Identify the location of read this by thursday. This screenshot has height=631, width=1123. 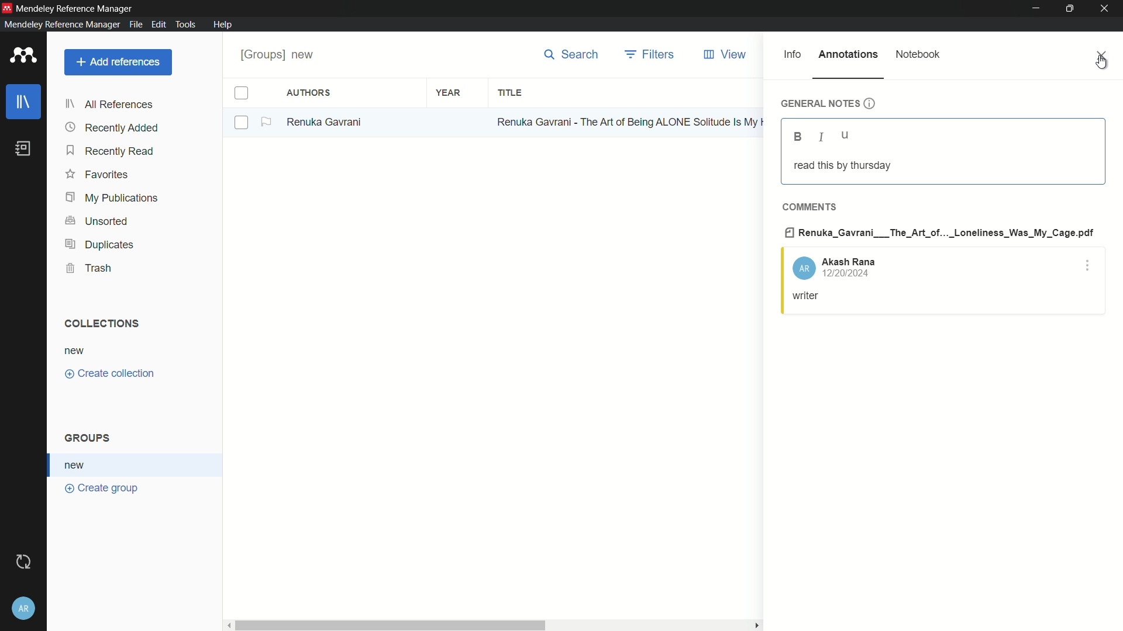
(842, 165).